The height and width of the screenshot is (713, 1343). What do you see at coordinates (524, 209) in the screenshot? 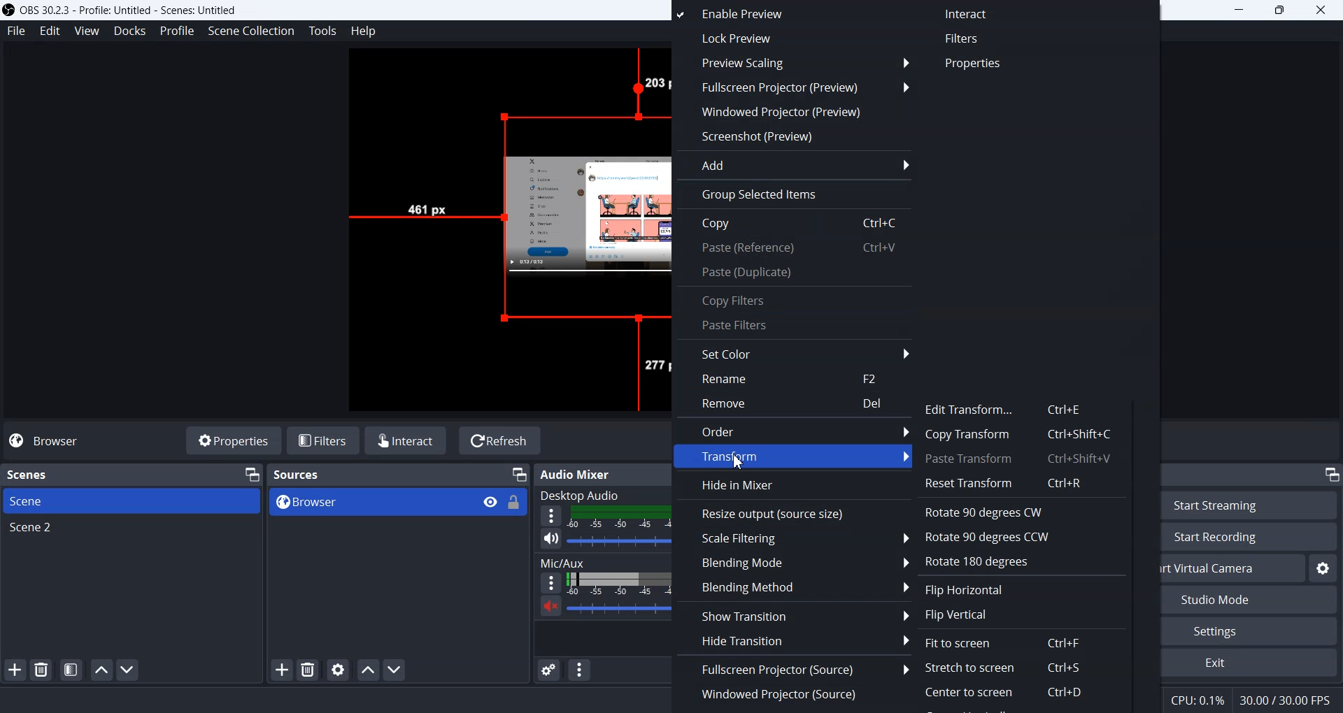
I see `Source` at bounding box center [524, 209].